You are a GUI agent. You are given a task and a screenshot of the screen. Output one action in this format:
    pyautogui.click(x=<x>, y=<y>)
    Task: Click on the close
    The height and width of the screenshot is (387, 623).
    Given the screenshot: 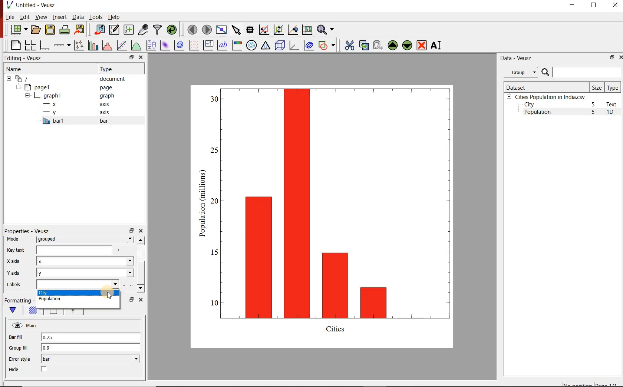 What is the action you would take?
    pyautogui.click(x=620, y=57)
    